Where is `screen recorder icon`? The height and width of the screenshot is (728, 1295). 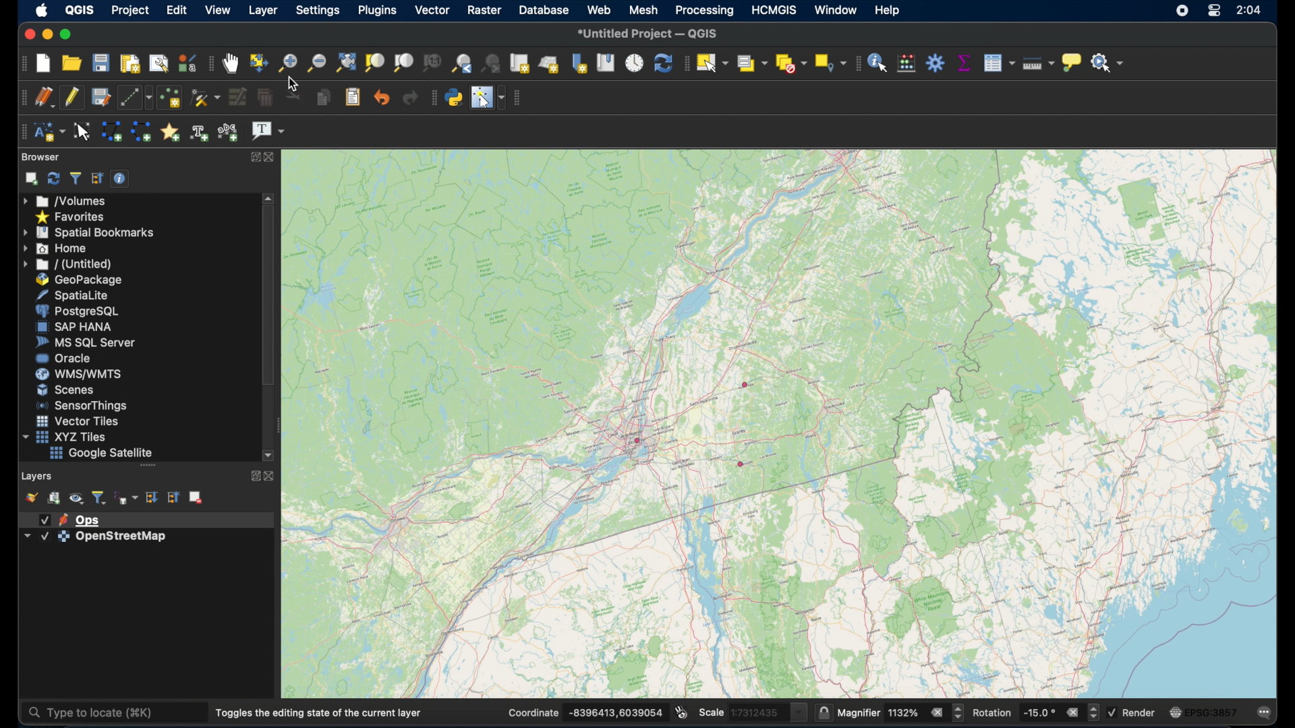 screen recorder icon is located at coordinates (1184, 11).